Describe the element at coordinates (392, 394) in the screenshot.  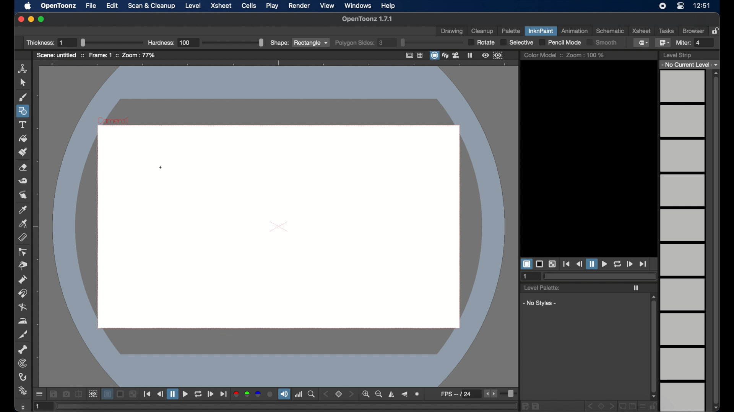
I see `flip horizontally` at that location.